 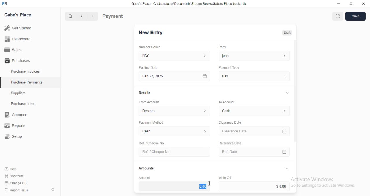 What do you see at coordinates (149, 67) in the screenshot?
I see `Posting Date` at bounding box center [149, 67].